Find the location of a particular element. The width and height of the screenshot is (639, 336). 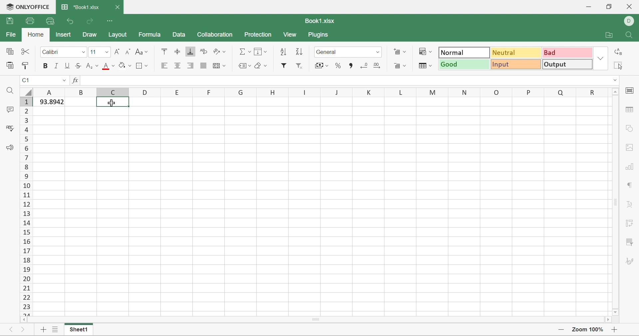

Borders is located at coordinates (142, 65).